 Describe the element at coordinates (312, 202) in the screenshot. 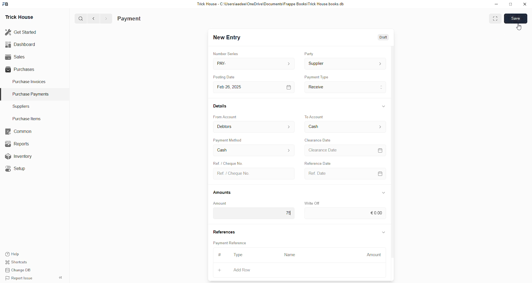

I see `Write Off` at that location.